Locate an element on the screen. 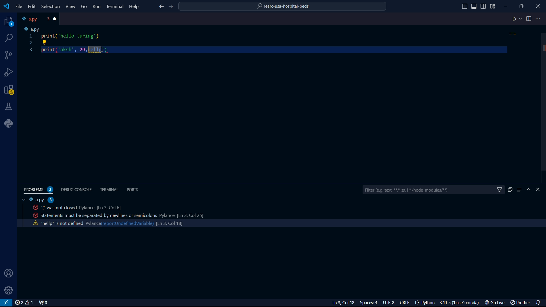  activity code is located at coordinates (62, 223).